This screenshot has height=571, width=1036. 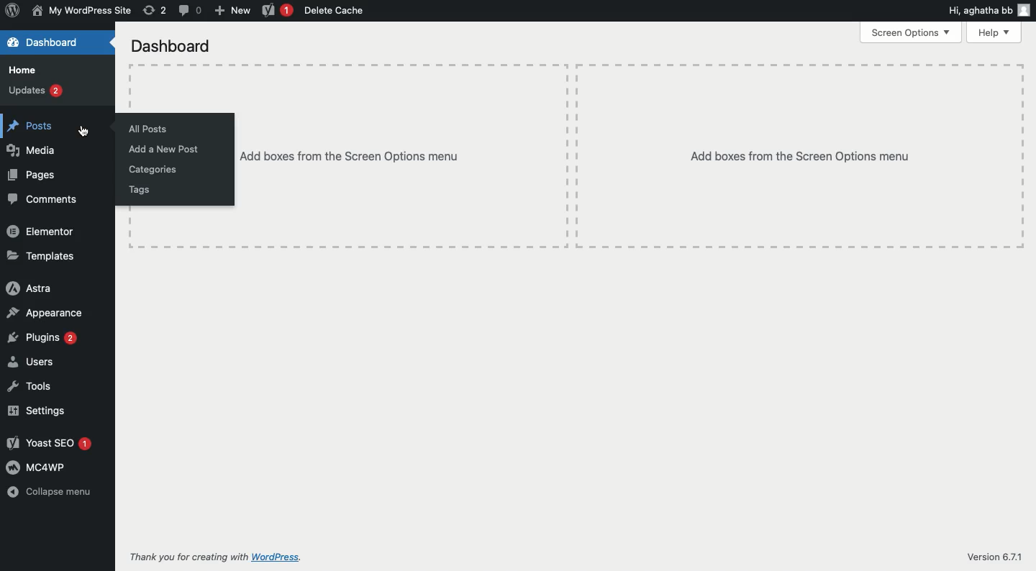 What do you see at coordinates (223, 557) in the screenshot?
I see `Thank you for creating with wordpress` at bounding box center [223, 557].